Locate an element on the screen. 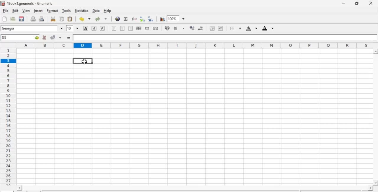 The height and width of the screenshot is (192, 378). down is located at coordinates (61, 37).